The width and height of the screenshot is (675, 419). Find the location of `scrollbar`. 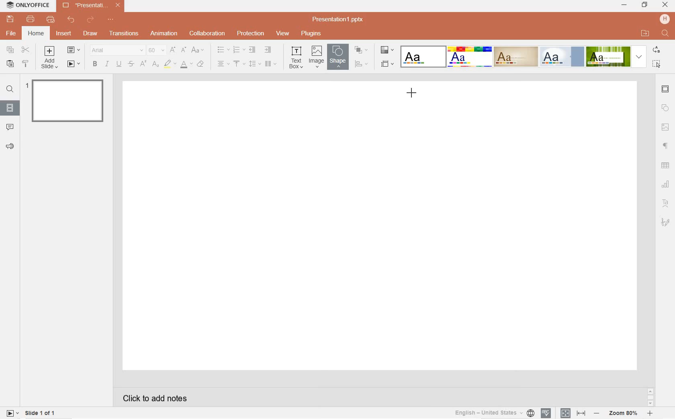

scrollbar is located at coordinates (650, 397).